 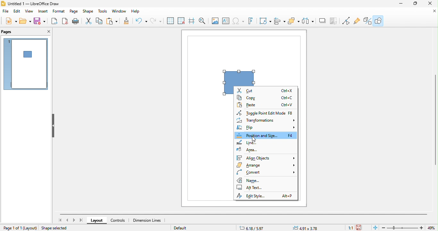 What do you see at coordinates (401, 4) in the screenshot?
I see `minimize` at bounding box center [401, 4].